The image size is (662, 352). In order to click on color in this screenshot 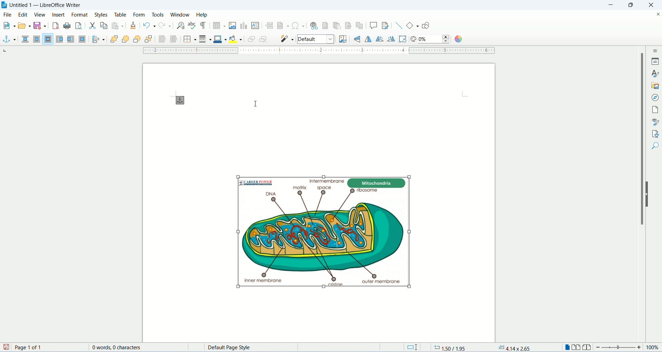, I will do `click(458, 39)`.